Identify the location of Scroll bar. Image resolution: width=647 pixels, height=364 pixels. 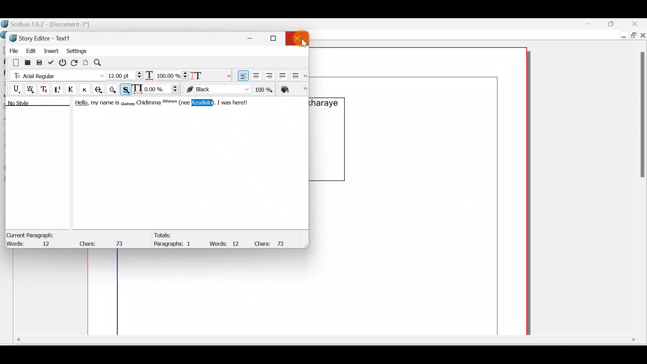
(640, 184).